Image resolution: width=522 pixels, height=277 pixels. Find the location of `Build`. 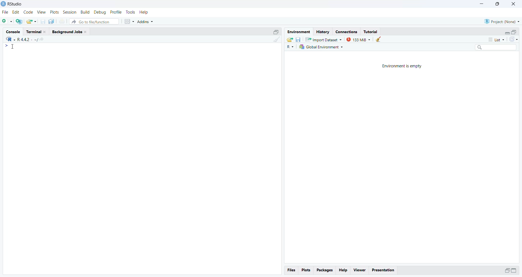

Build is located at coordinates (85, 12).